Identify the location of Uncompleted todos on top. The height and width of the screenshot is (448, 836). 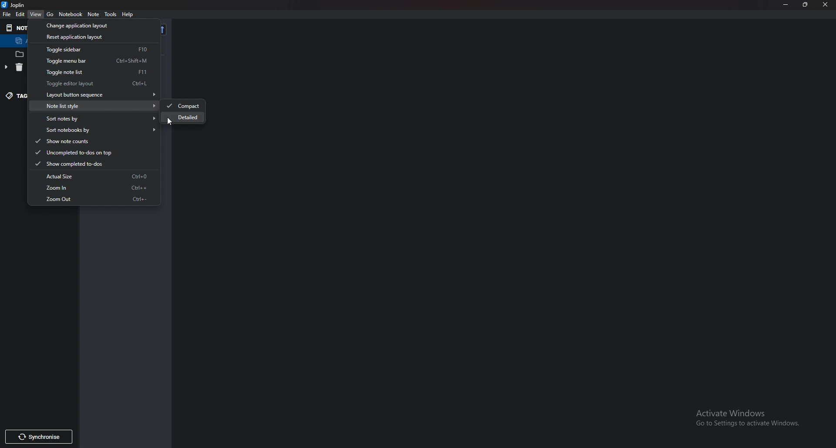
(88, 153).